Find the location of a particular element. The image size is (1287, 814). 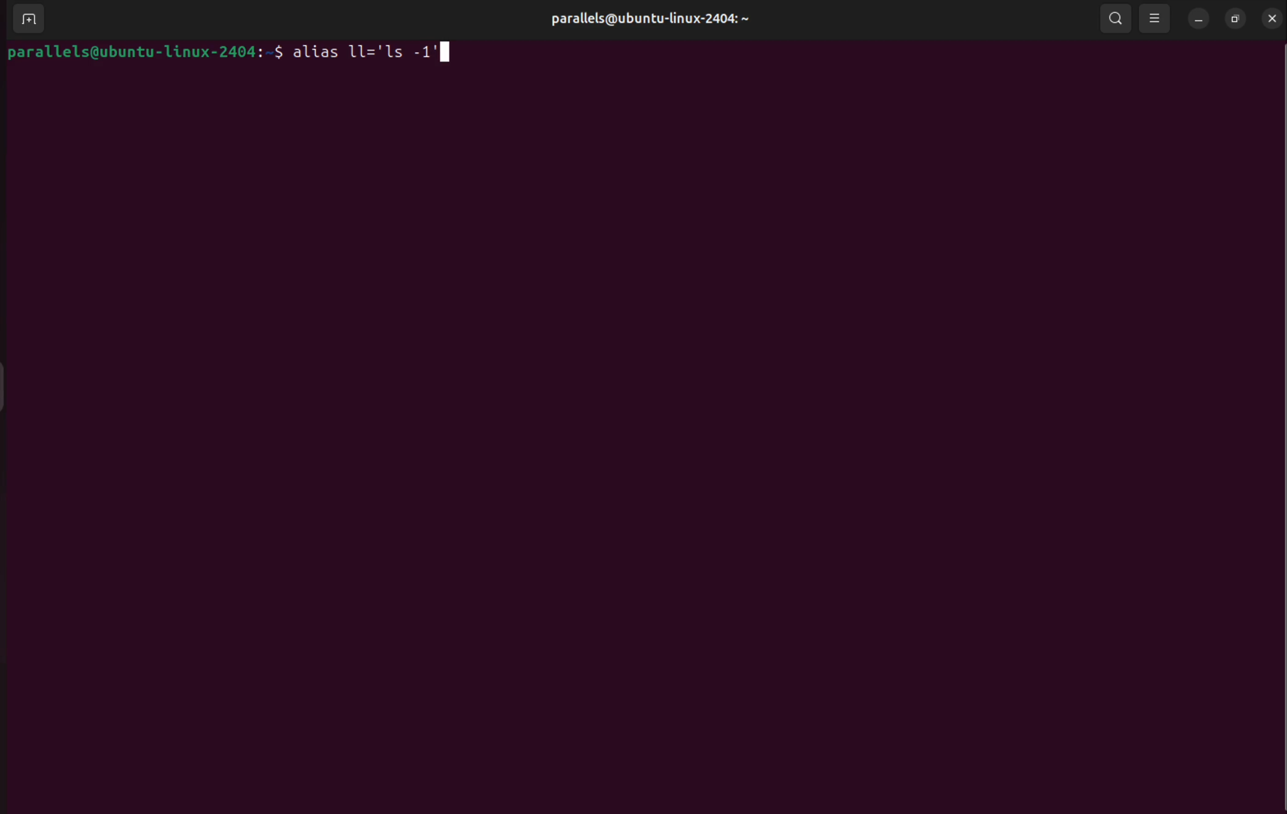

resize is located at coordinates (1234, 20).